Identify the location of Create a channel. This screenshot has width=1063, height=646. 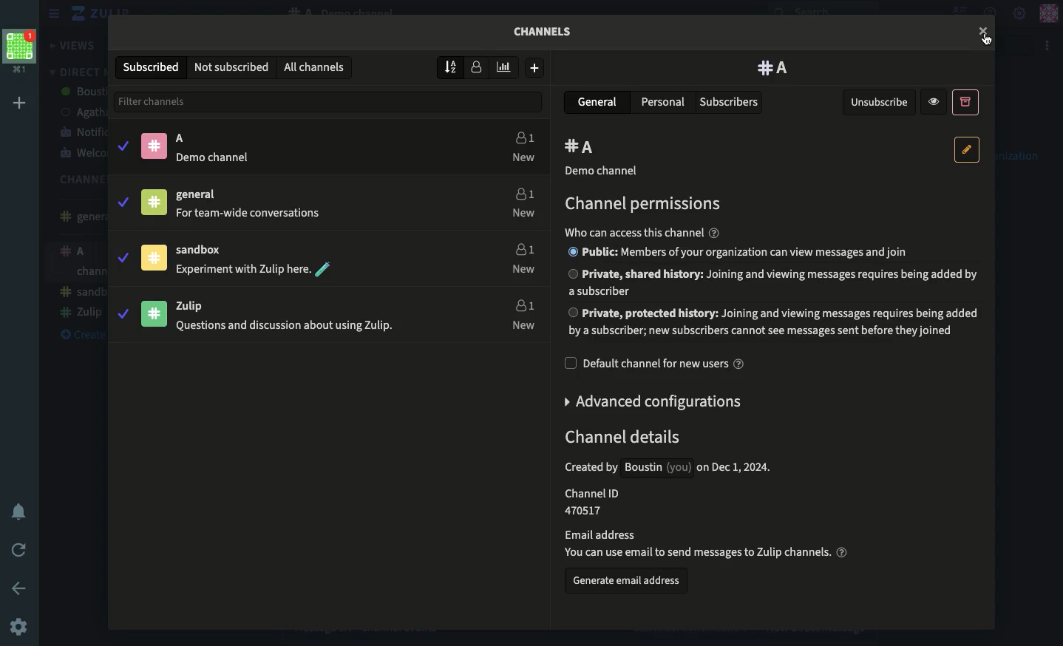
(78, 315).